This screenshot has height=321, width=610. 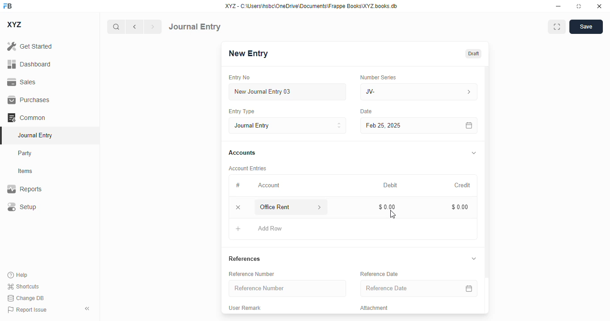 What do you see at coordinates (269, 228) in the screenshot?
I see `add row` at bounding box center [269, 228].